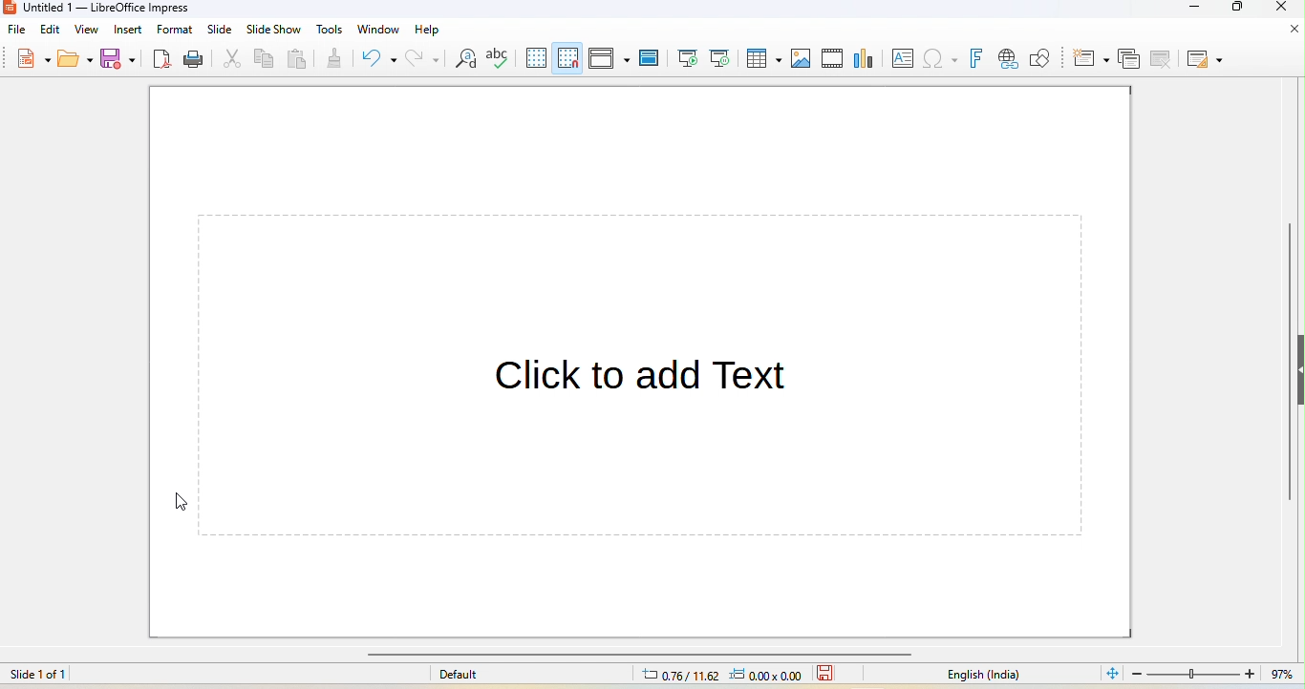  What do you see at coordinates (610, 58) in the screenshot?
I see `display views` at bounding box center [610, 58].